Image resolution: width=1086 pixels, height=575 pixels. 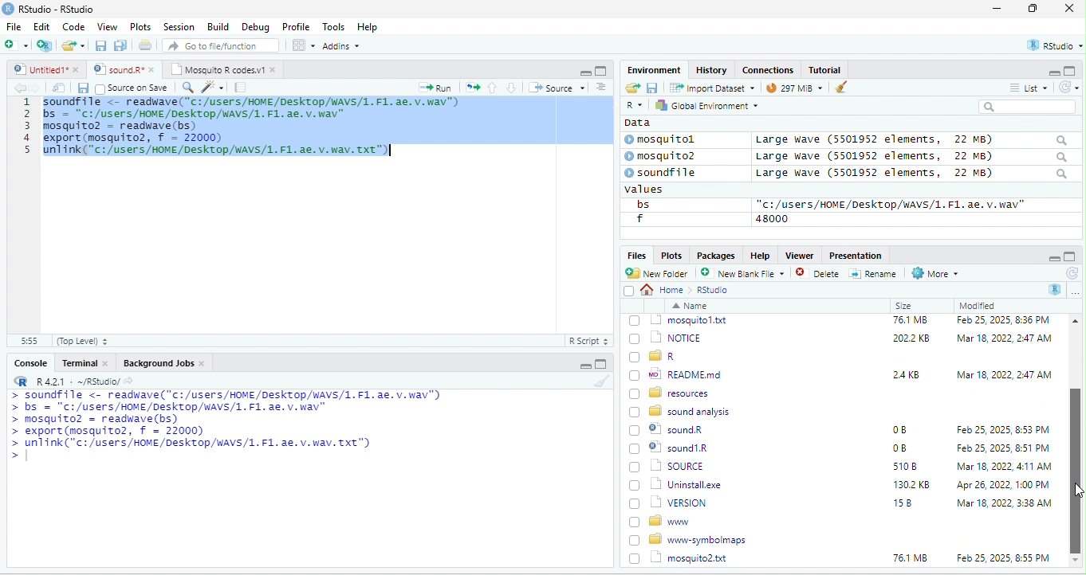 I want to click on source on Save, so click(x=133, y=89).